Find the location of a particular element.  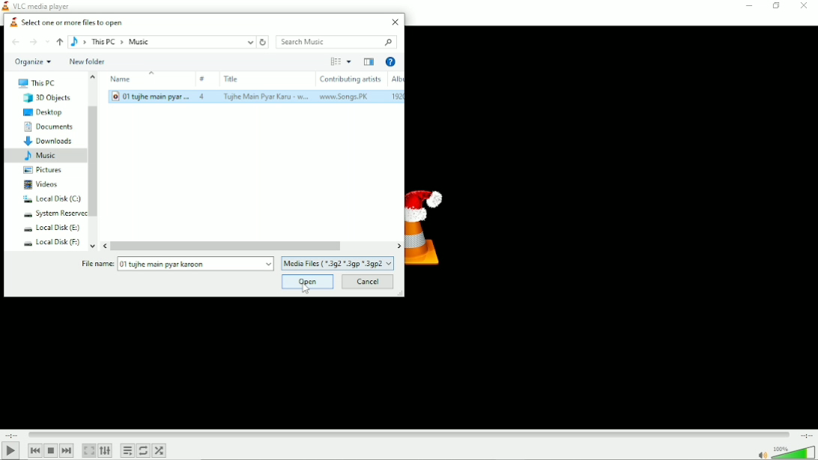

Search music is located at coordinates (336, 42).